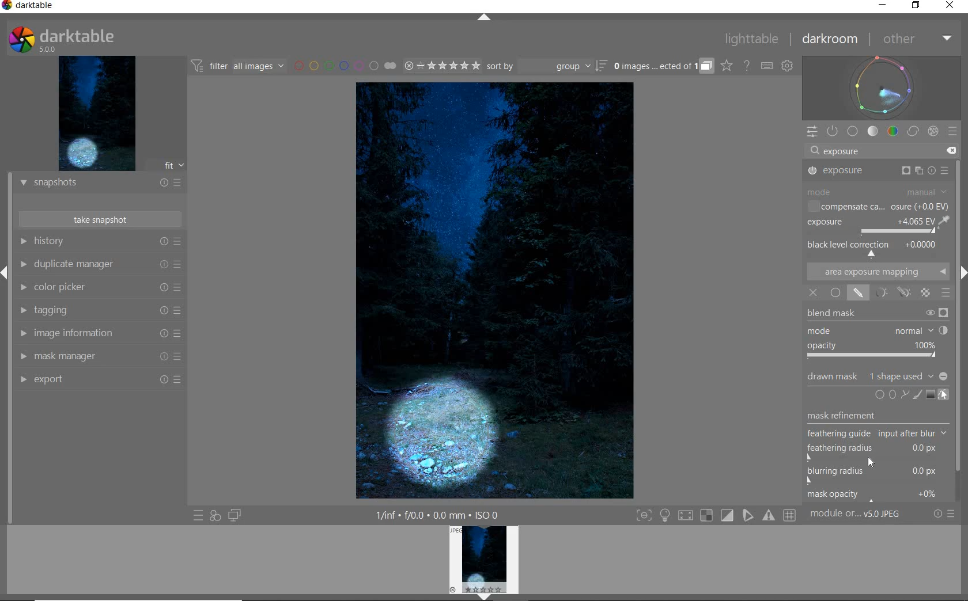 This screenshot has height=601, width=968. What do you see at coordinates (914, 131) in the screenshot?
I see `CORRECT` at bounding box center [914, 131].